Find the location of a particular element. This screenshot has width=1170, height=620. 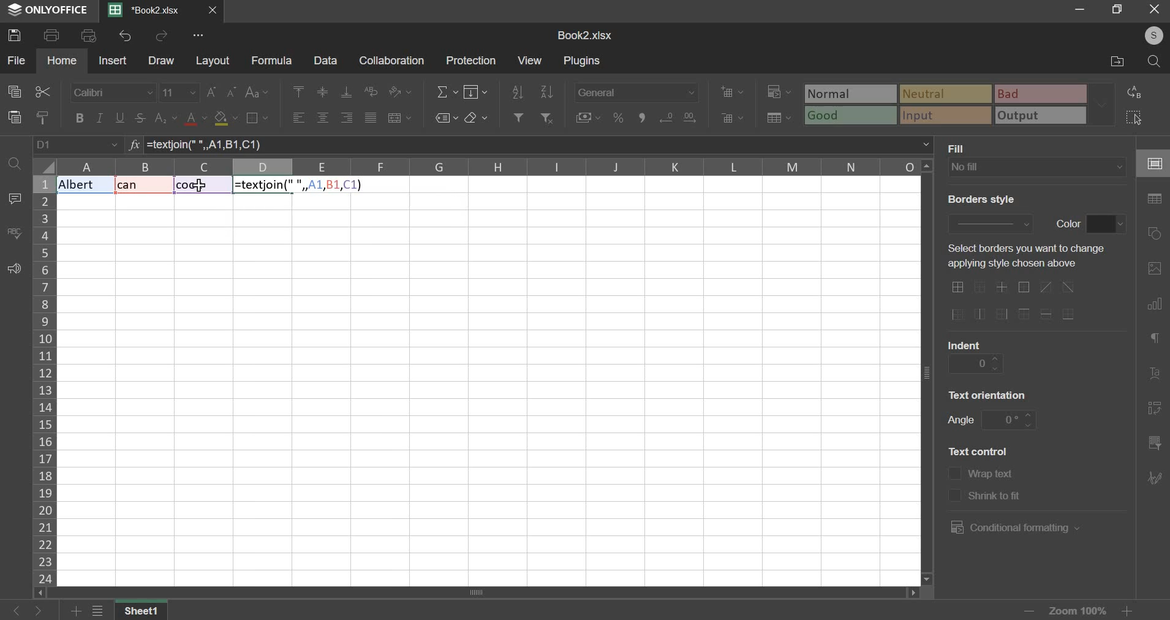

copy style is located at coordinates (43, 117).